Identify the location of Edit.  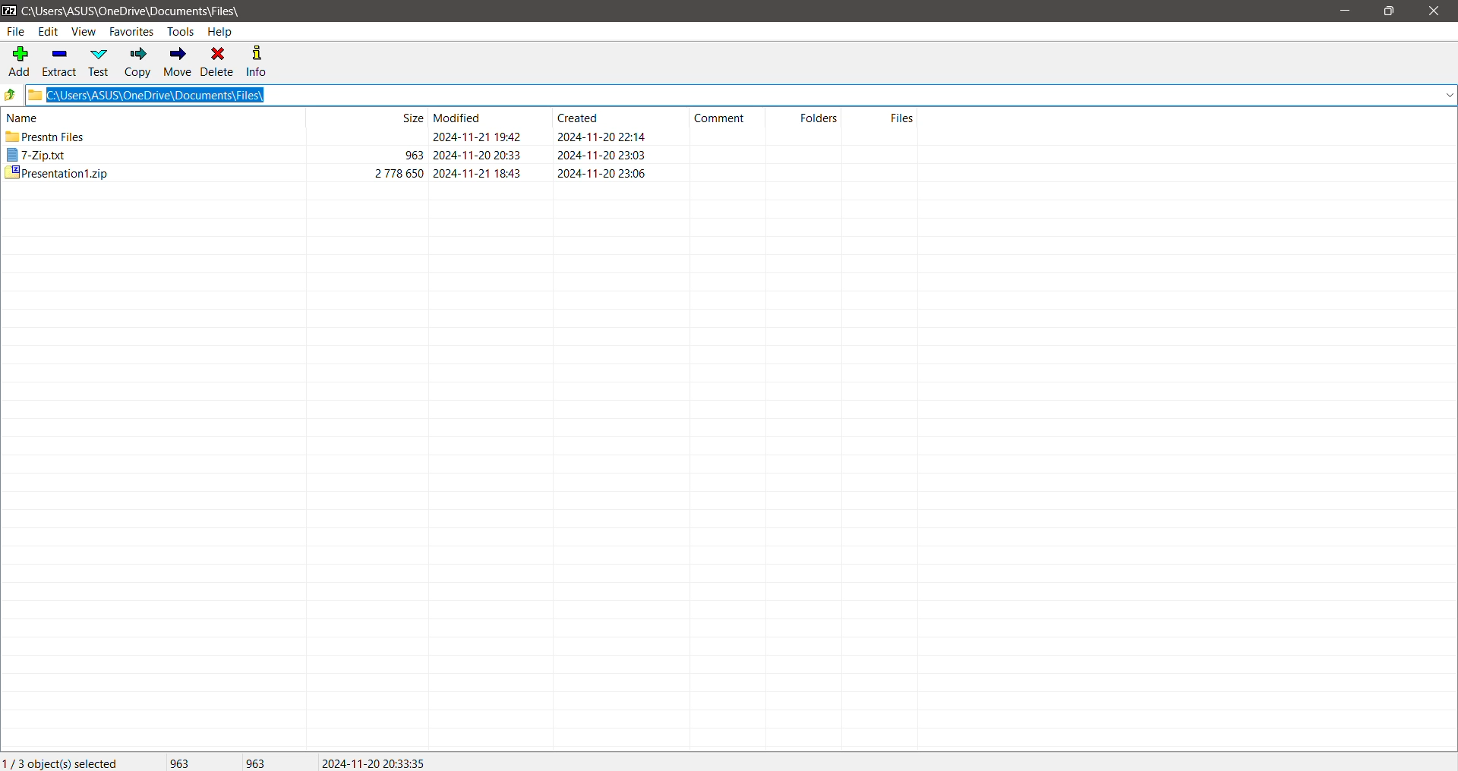
(48, 32).